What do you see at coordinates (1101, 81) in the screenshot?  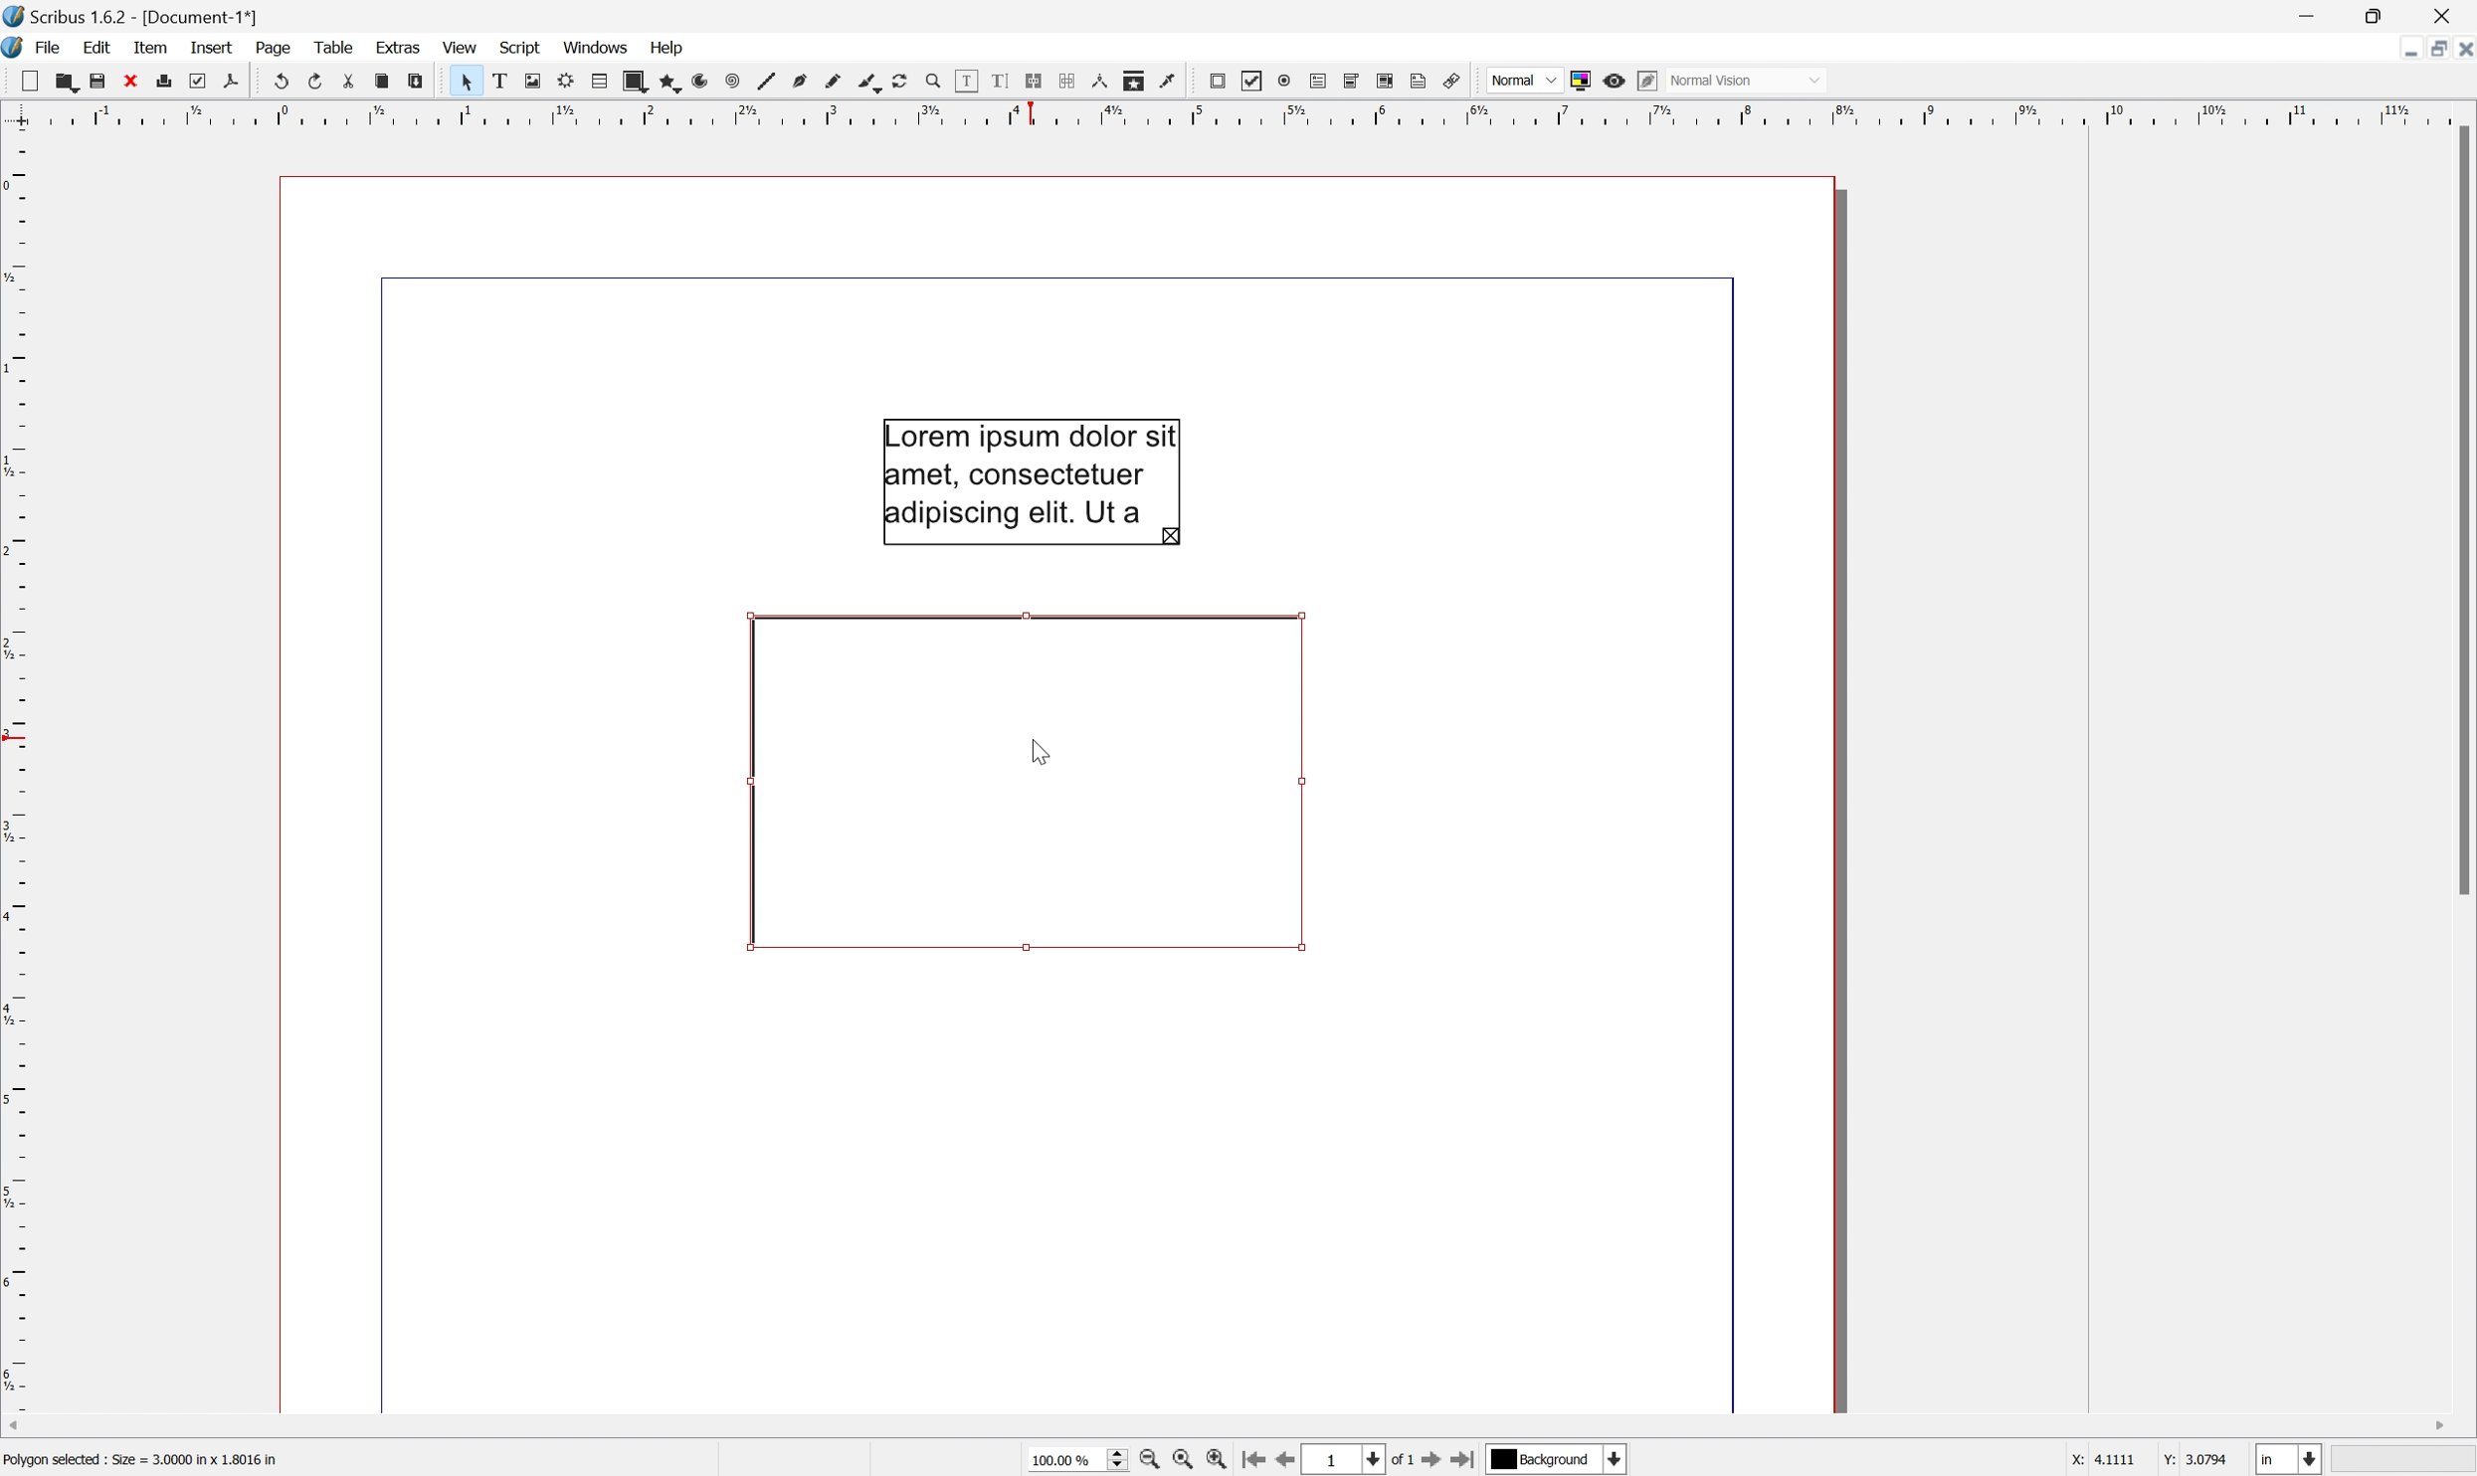 I see `Measurements` at bounding box center [1101, 81].